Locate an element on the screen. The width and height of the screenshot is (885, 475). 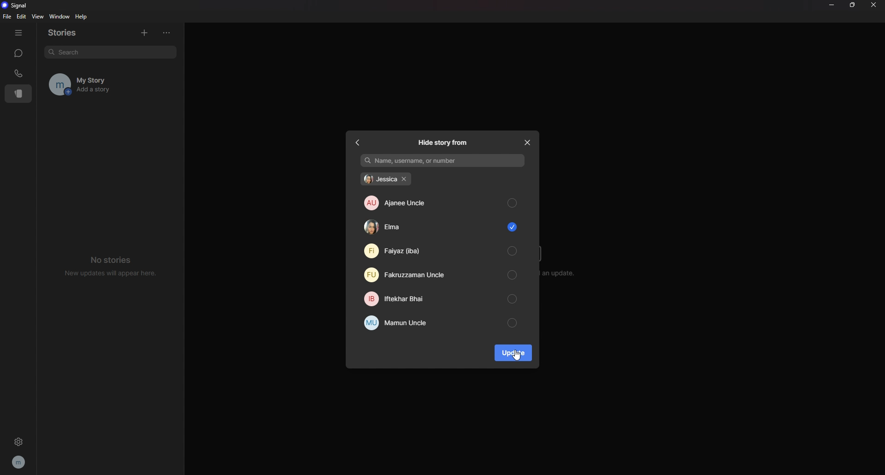
add stories is located at coordinates (144, 31).